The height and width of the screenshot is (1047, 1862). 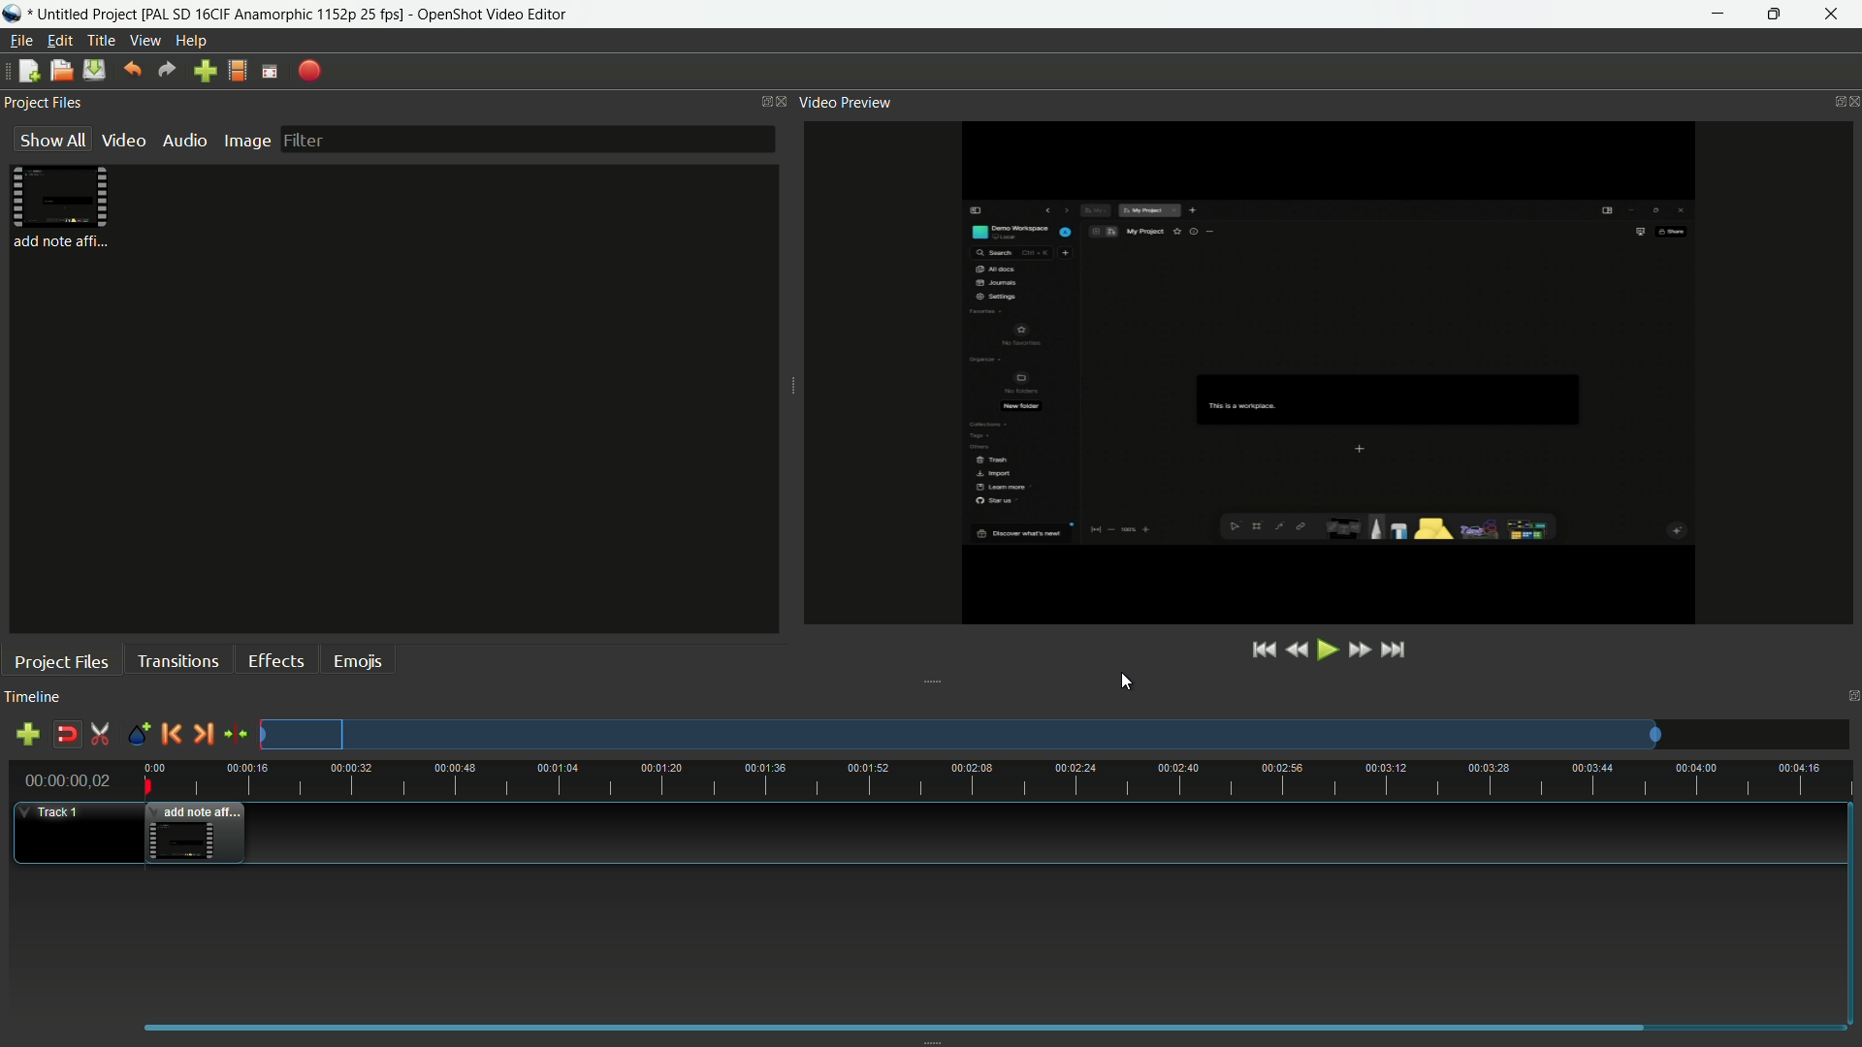 I want to click on video in timeline, so click(x=197, y=833).